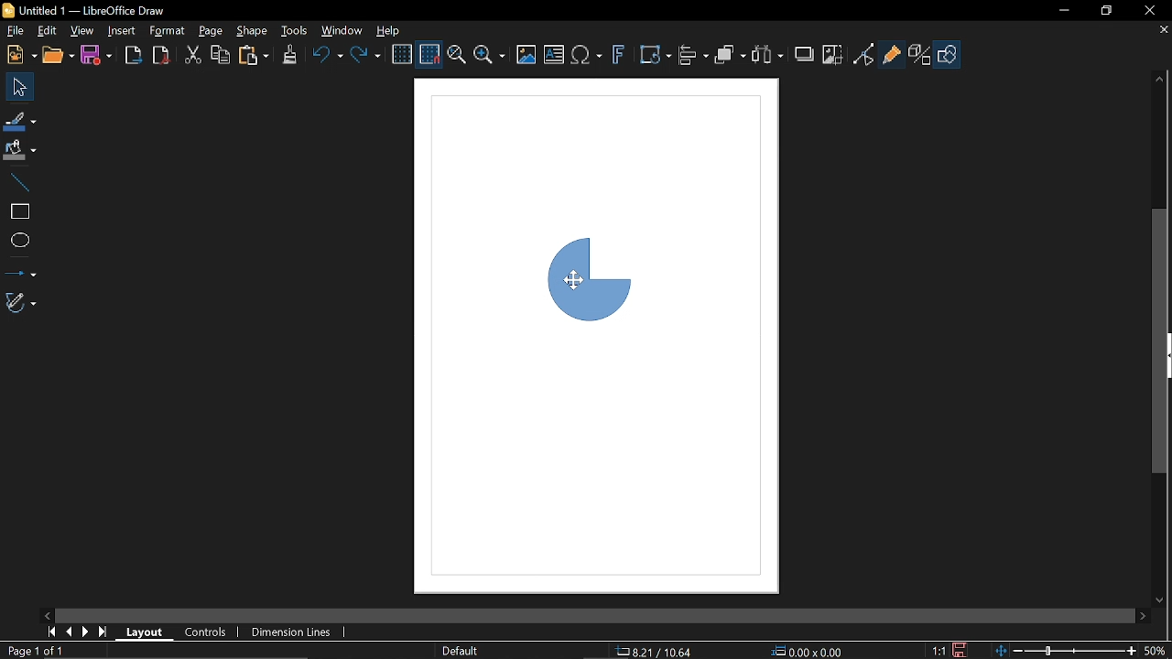  What do you see at coordinates (430, 56) in the screenshot?
I see `Snap to grid` at bounding box center [430, 56].